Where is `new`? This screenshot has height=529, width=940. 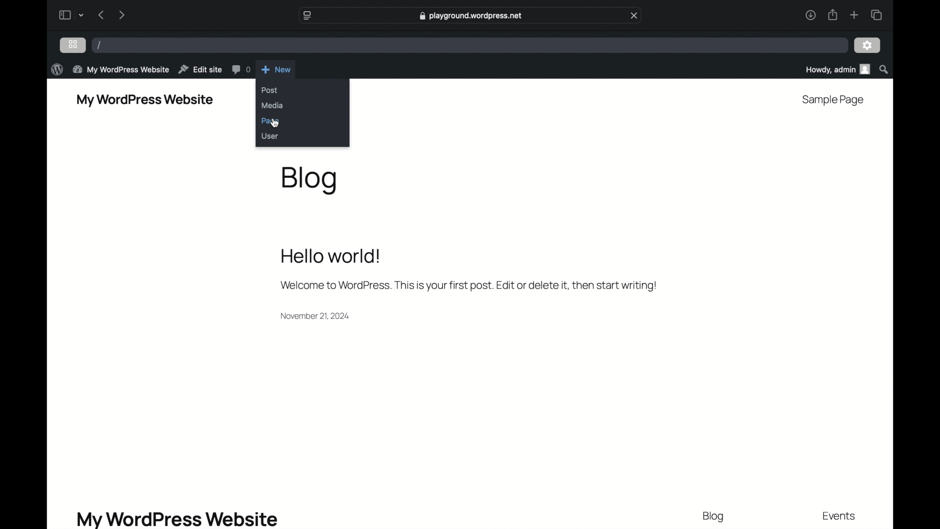 new is located at coordinates (276, 70).